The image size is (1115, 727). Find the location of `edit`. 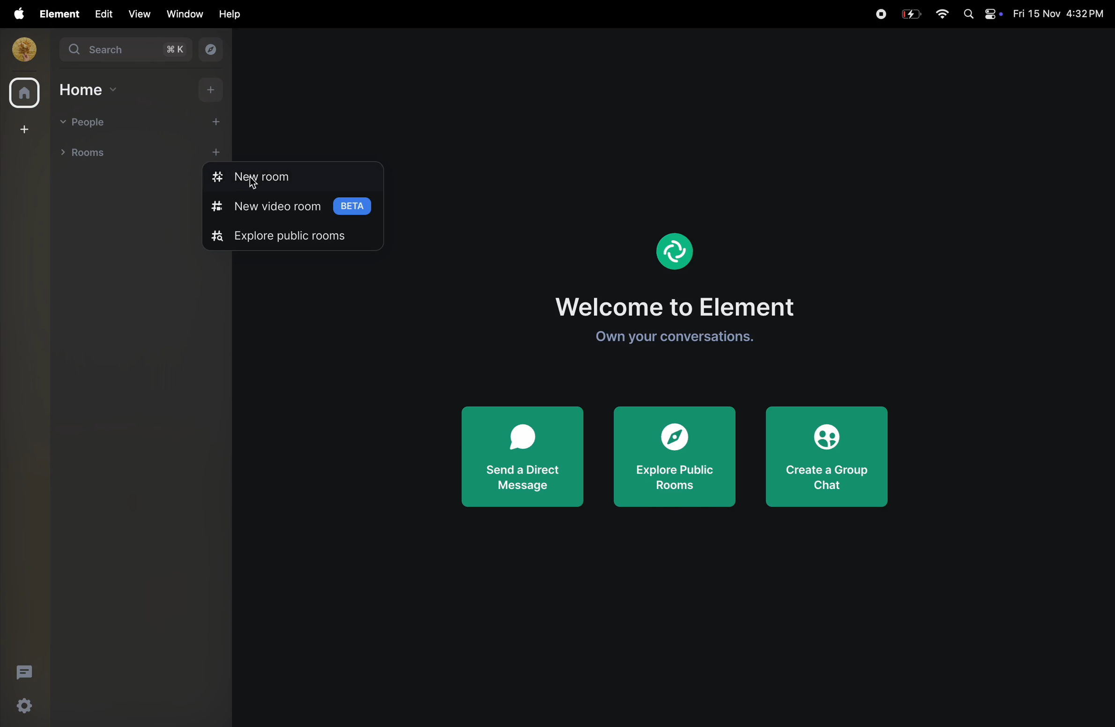

edit is located at coordinates (101, 14).